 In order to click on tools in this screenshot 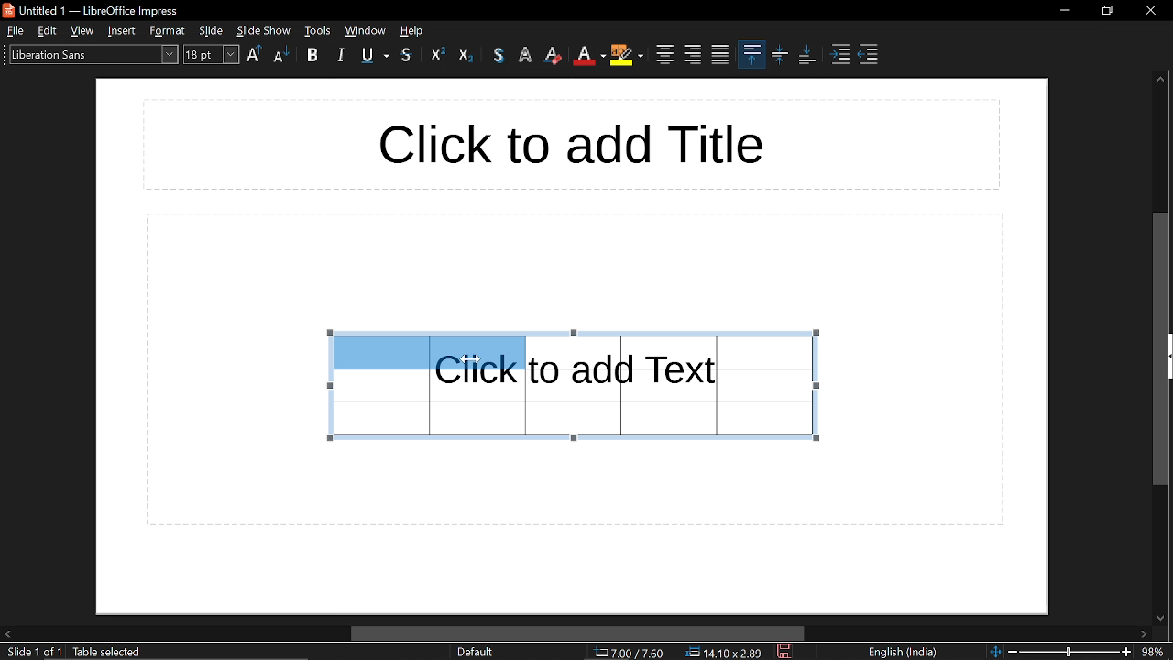, I will do `click(365, 30)`.